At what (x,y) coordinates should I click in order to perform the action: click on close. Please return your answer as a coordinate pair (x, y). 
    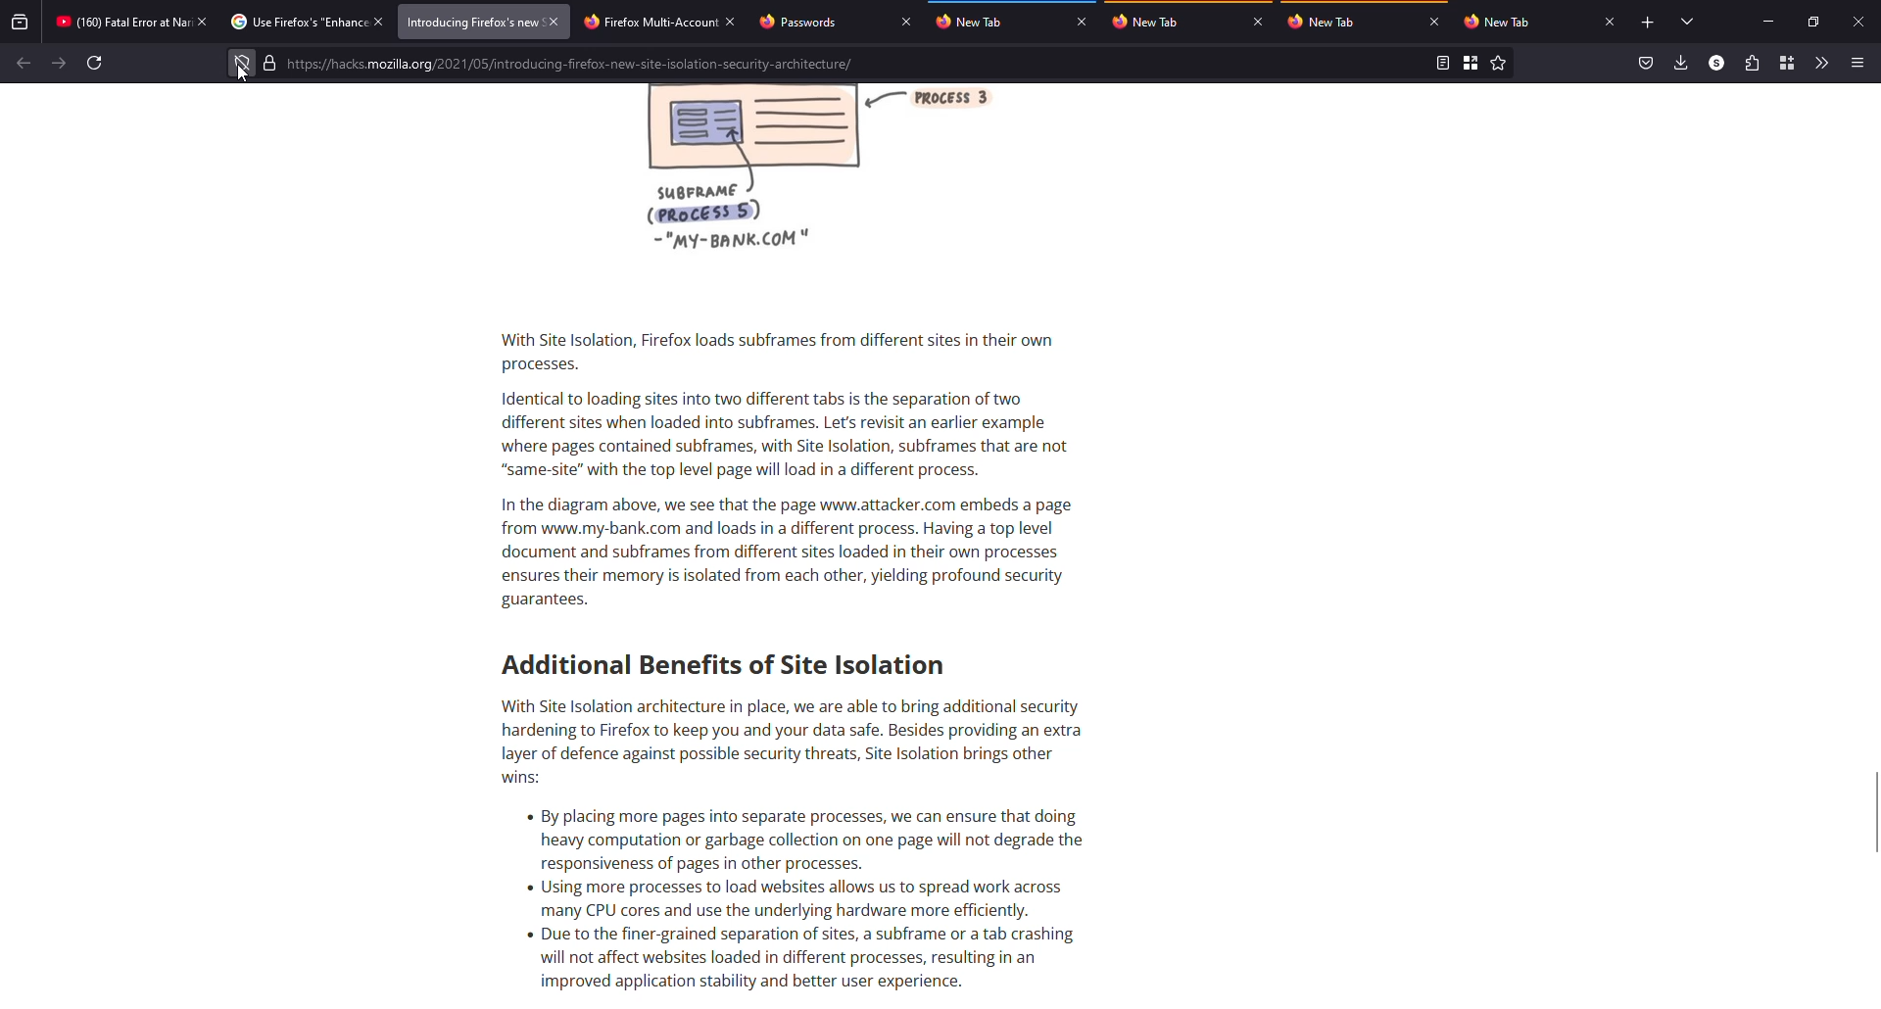
    Looking at the image, I should click on (381, 21).